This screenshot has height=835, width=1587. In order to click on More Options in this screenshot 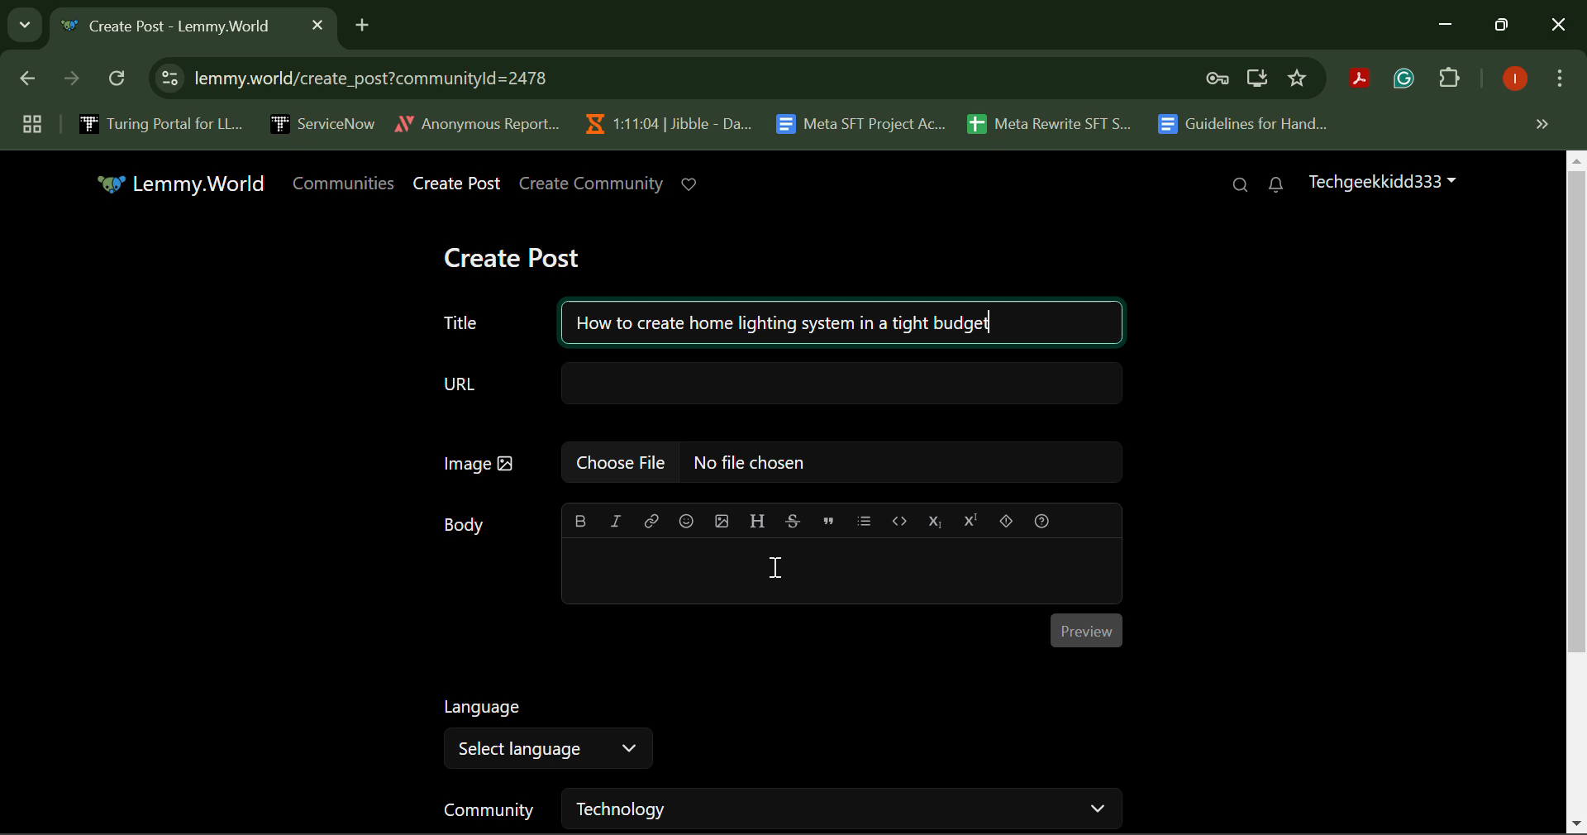, I will do `click(1558, 82)`.